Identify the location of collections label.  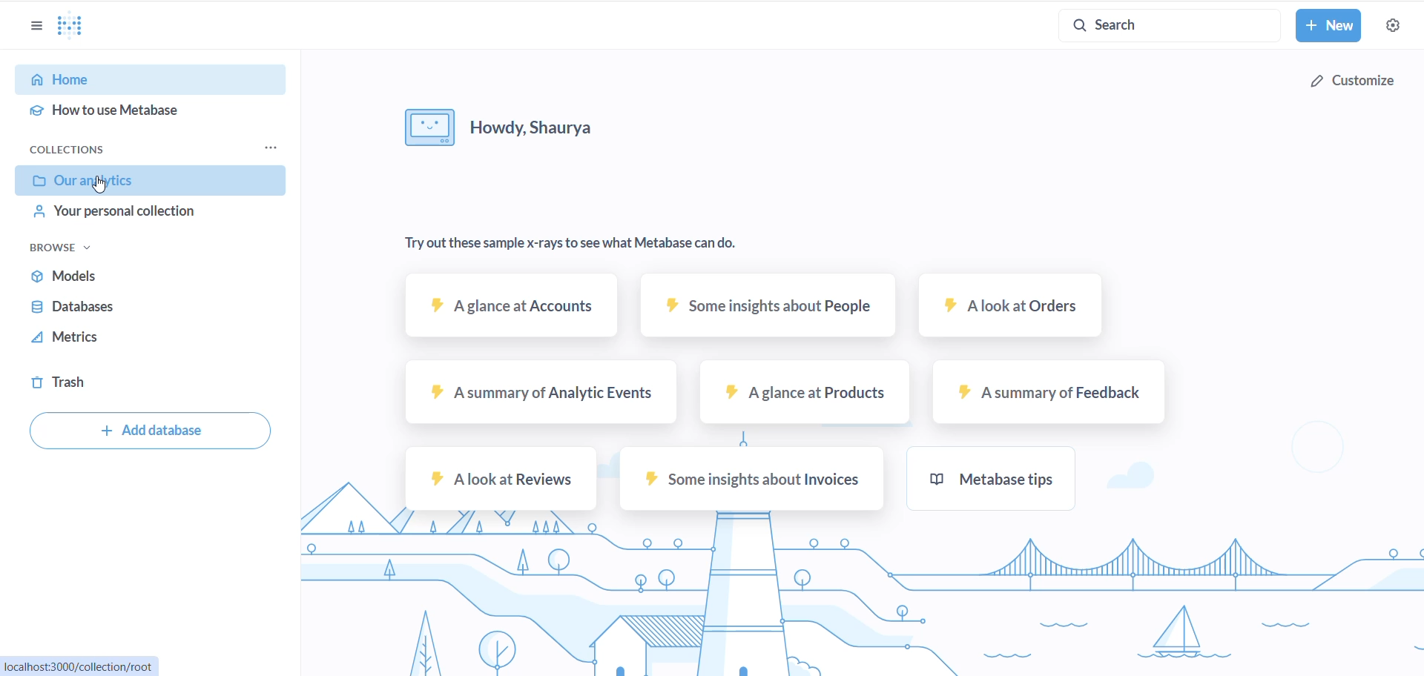
(91, 150).